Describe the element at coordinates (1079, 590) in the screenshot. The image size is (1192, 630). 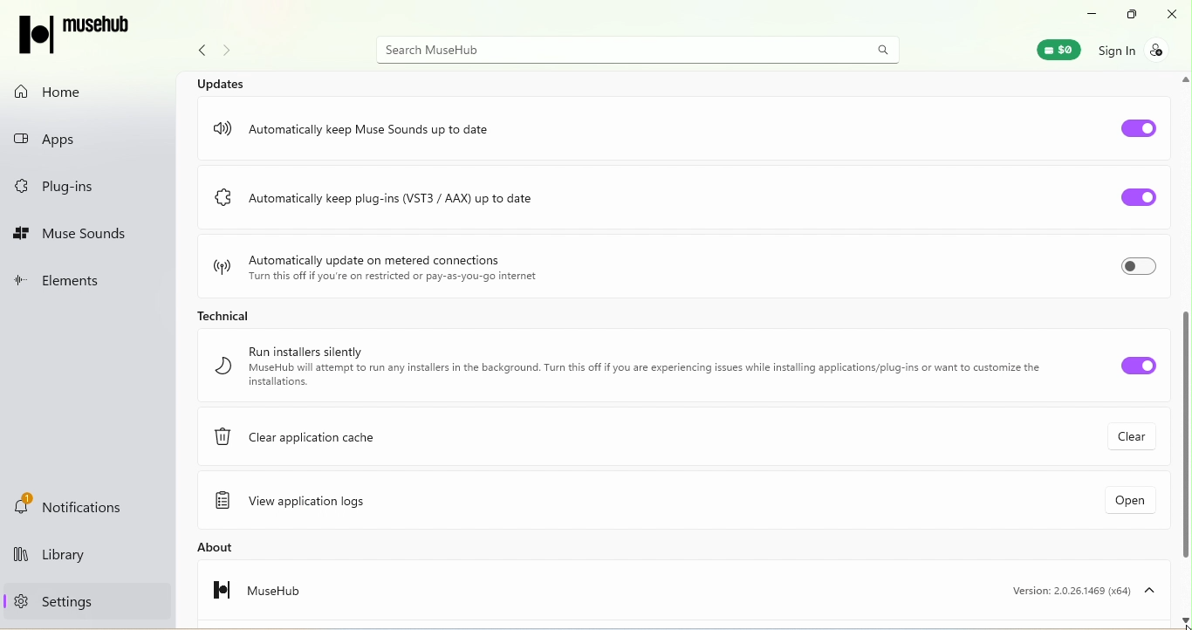
I see `Version: 20261469 (x64) ` at that location.